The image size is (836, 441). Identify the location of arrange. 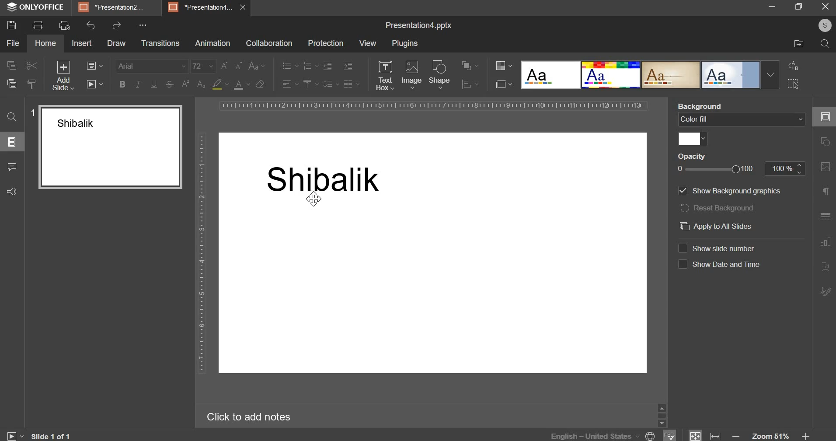
(468, 65).